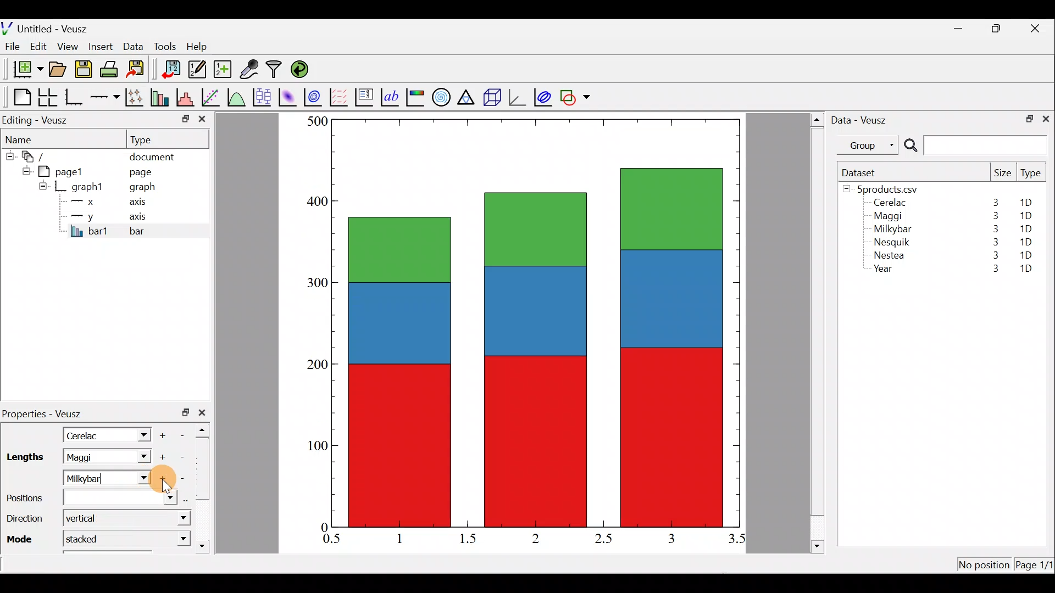 This screenshot has width=1055, height=593. I want to click on View, so click(70, 44).